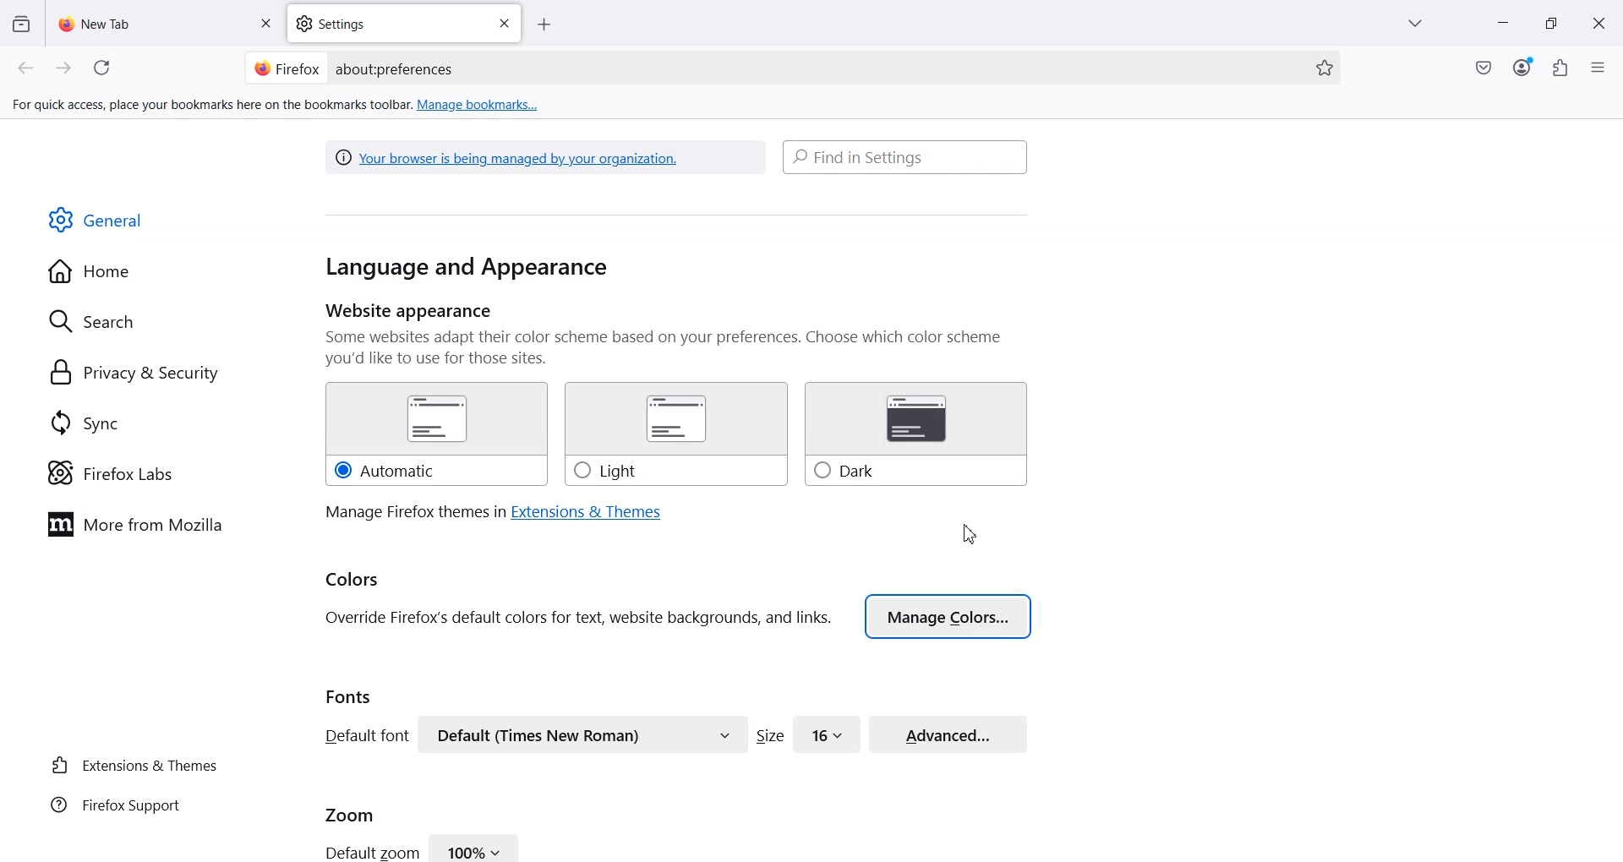 This screenshot has height=862, width=1623. I want to click on Advanced..., so click(948, 732).